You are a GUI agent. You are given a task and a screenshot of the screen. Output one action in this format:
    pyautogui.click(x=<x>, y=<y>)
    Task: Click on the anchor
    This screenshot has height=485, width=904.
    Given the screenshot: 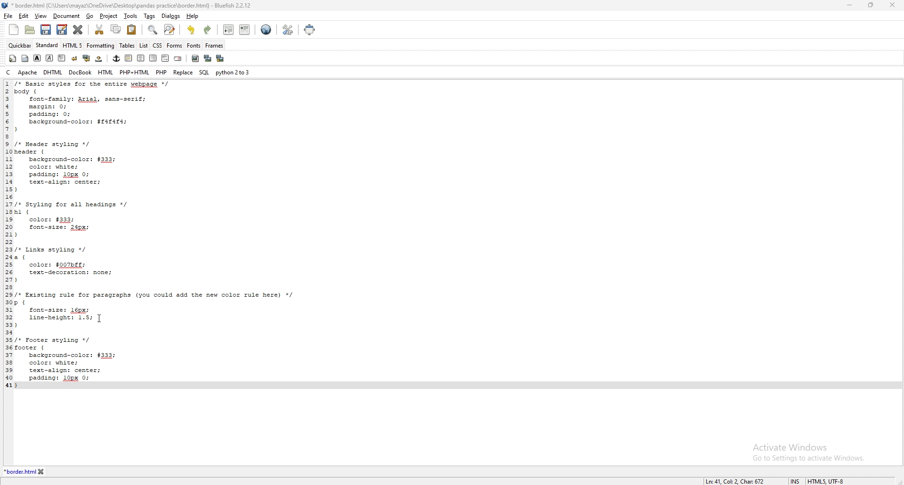 What is the action you would take?
    pyautogui.click(x=117, y=58)
    